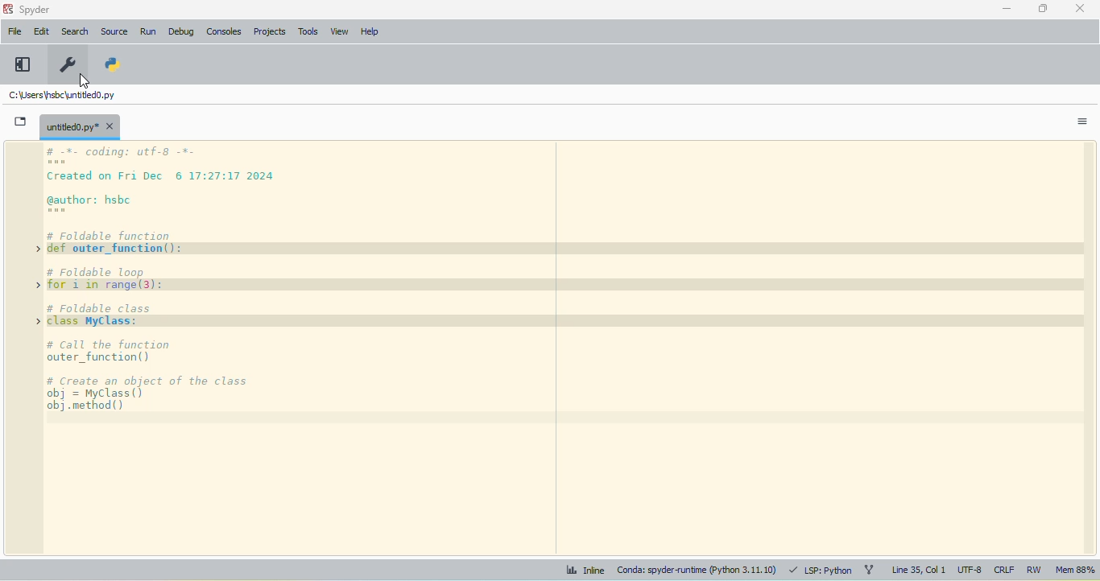 The image size is (1100, 581). What do you see at coordinates (40, 31) in the screenshot?
I see `edit` at bounding box center [40, 31].